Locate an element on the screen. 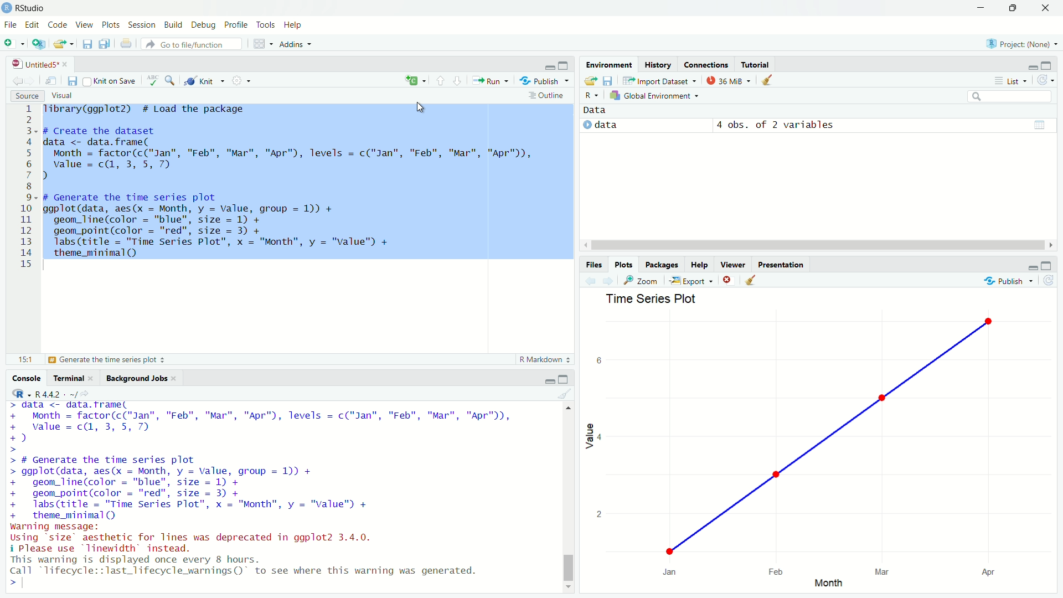  view the current working directory is located at coordinates (86, 393).